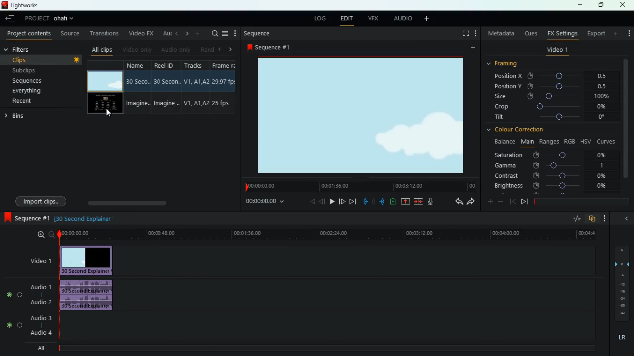 This screenshot has height=356, width=634. I want to click on tilt, so click(551, 118).